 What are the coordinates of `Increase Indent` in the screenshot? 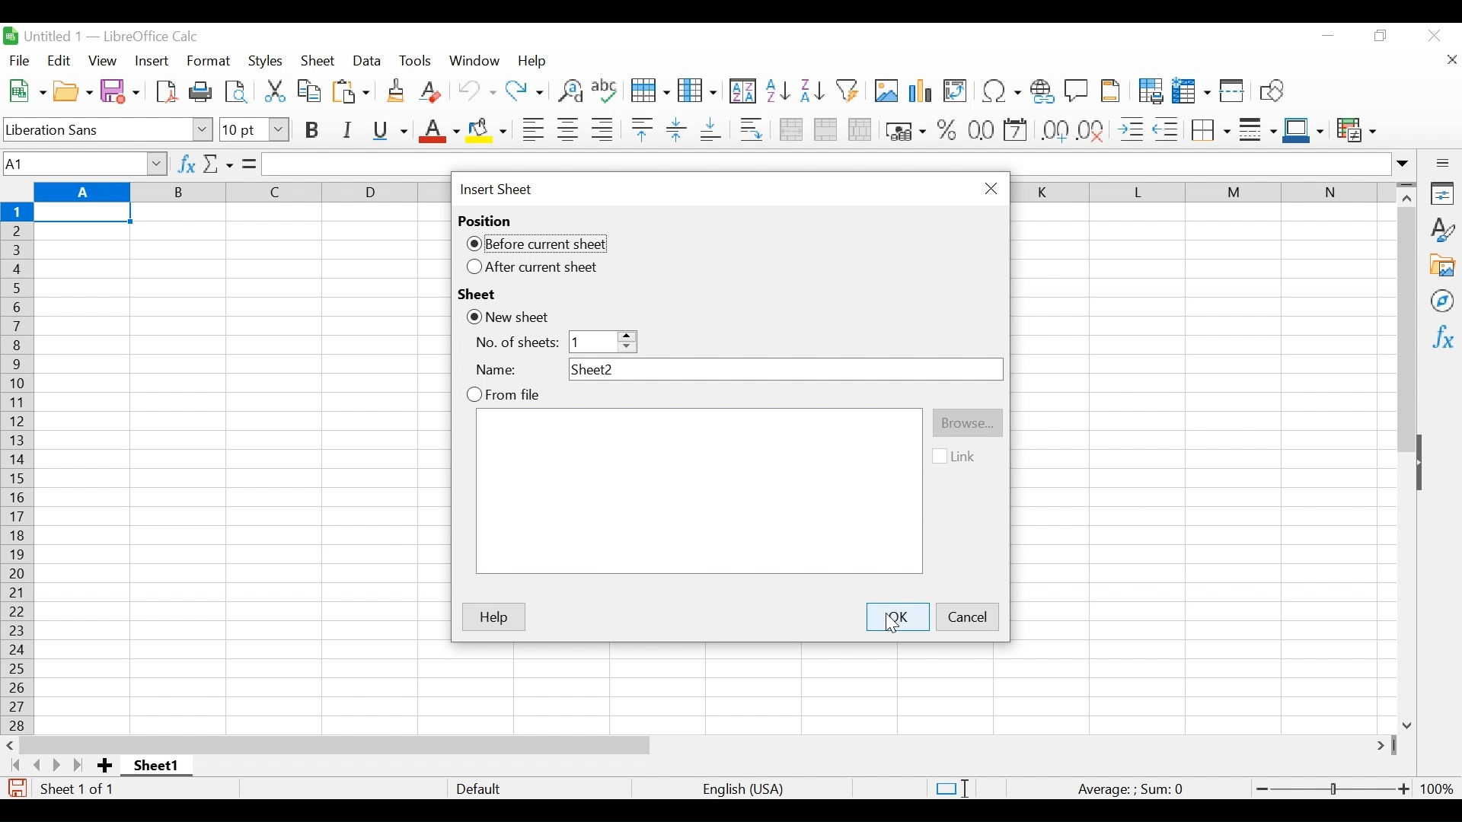 It's located at (1131, 129).